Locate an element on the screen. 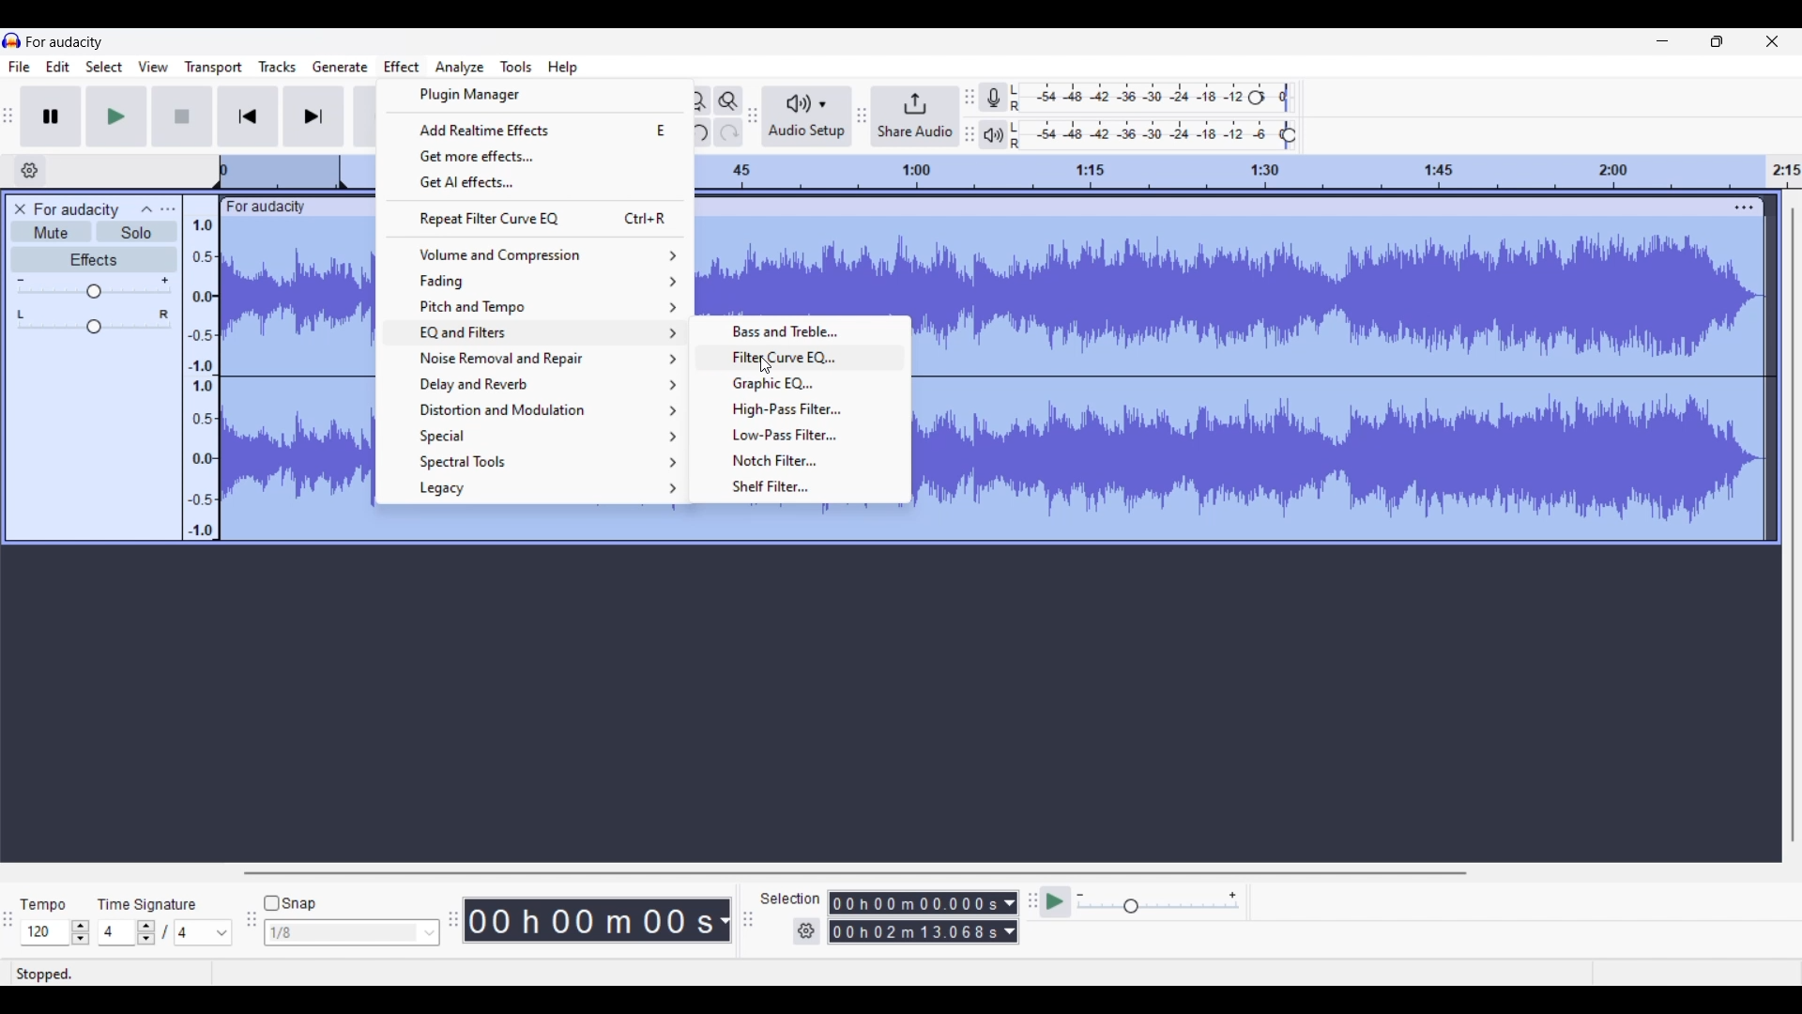 This screenshot has height=1014, width=1802. Open menu is located at coordinates (167, 208).